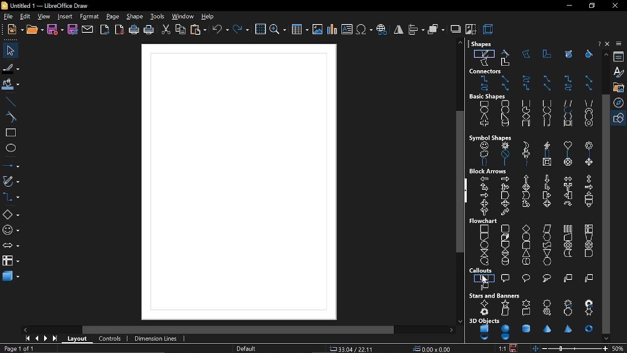 The image size is (627, 353). Describe the element at coordinates (526, 196) in the screenshot. I see `chevron` at that location.